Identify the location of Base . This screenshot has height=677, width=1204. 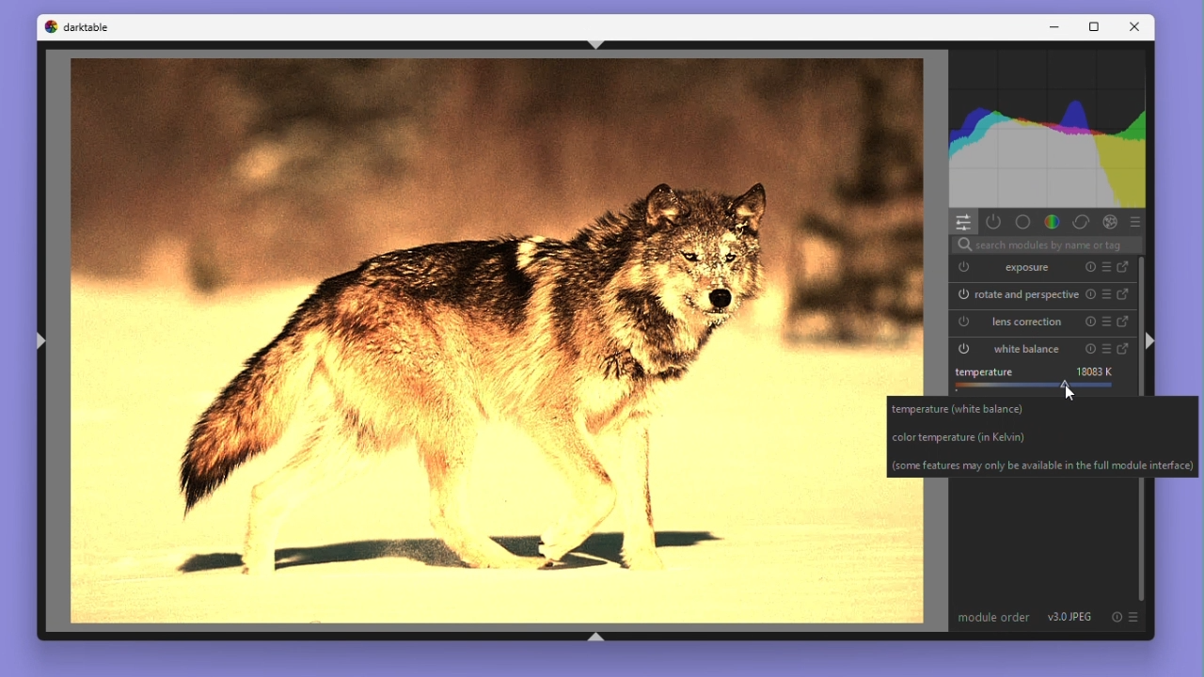
(1022, 222).